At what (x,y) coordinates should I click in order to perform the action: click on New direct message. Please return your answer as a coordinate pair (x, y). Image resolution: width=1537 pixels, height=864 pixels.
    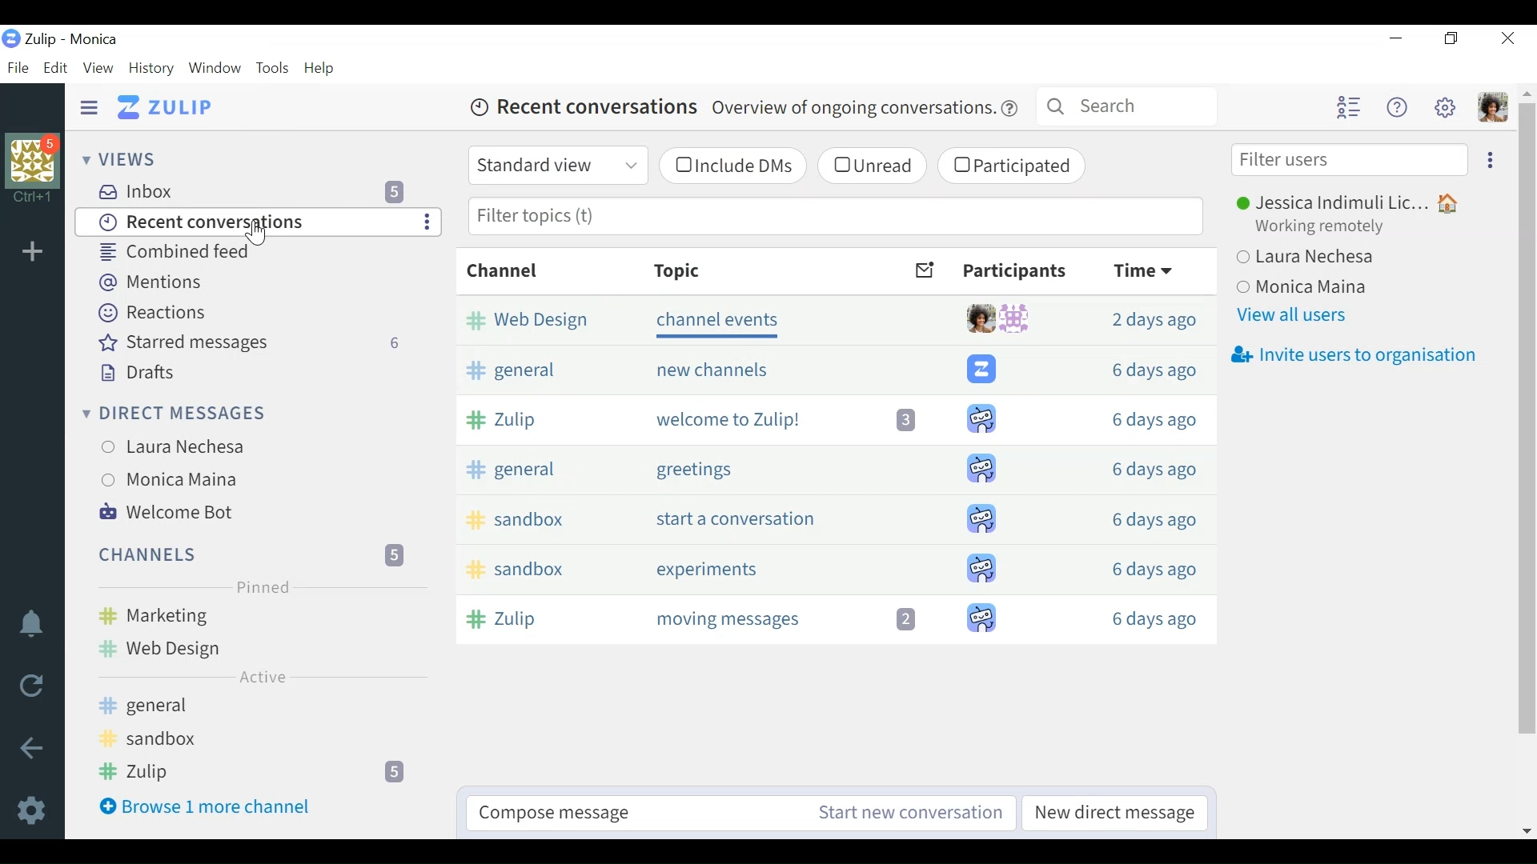
    Looking at the image, I should click on (1110, 814).